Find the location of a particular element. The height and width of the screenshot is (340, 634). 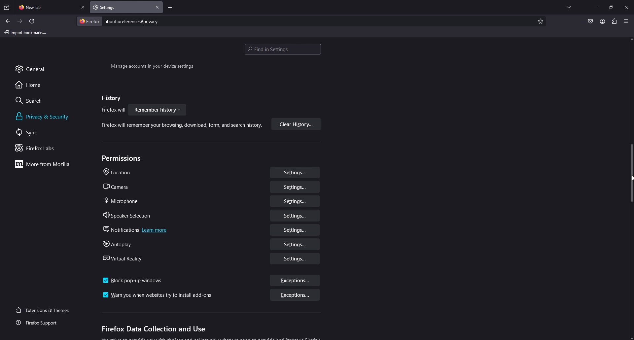

firefox will  is located at coordinates (114, 111).